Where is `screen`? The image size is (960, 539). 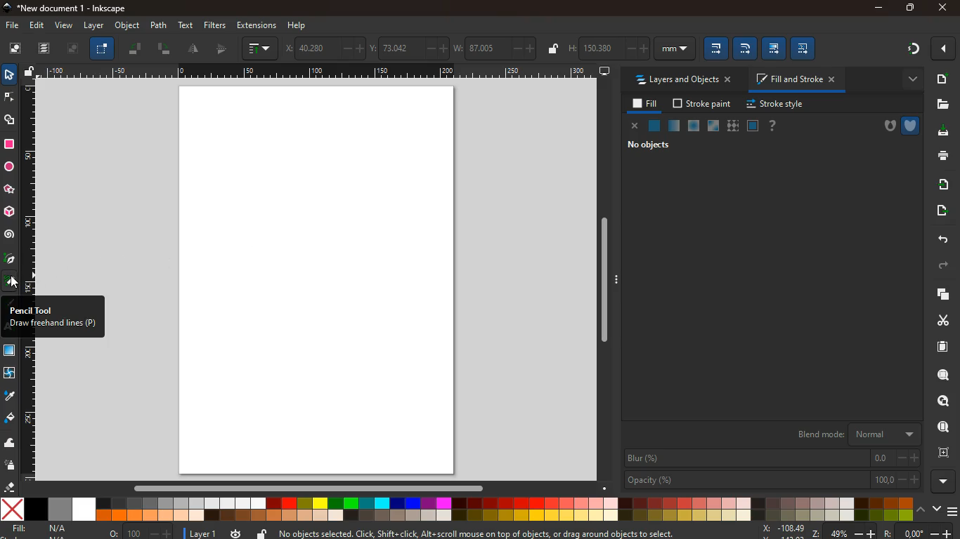 screen is located at coordinates (318, 280).